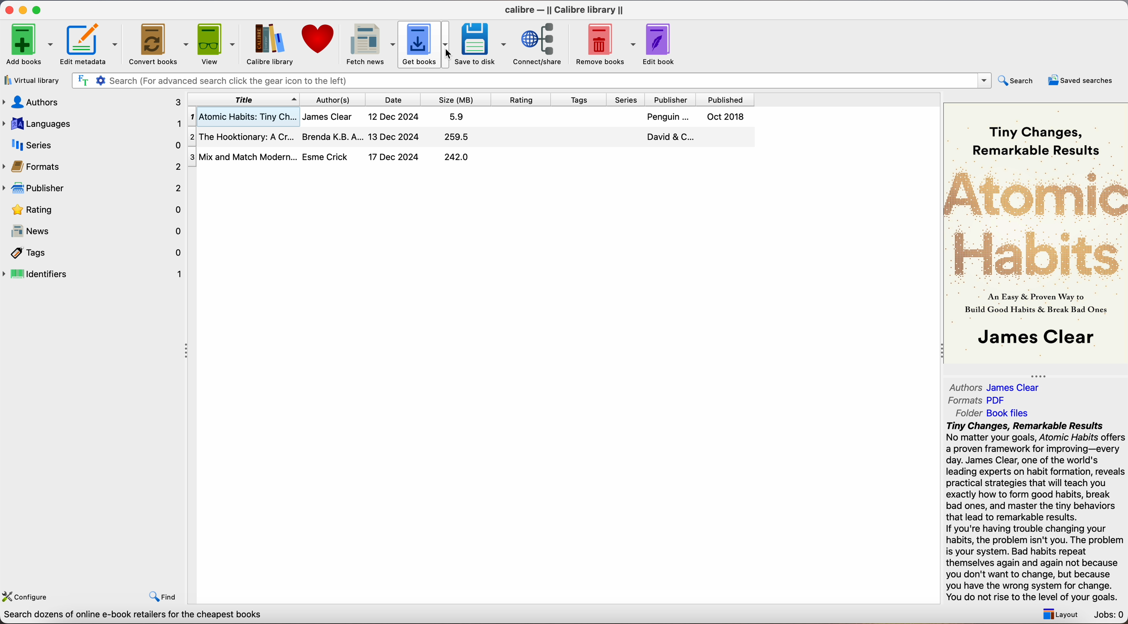 The width and height of the screenshot is (1128, 624). I want to click on Atomic Habits: Tiny Ch..., so click(472, 116).